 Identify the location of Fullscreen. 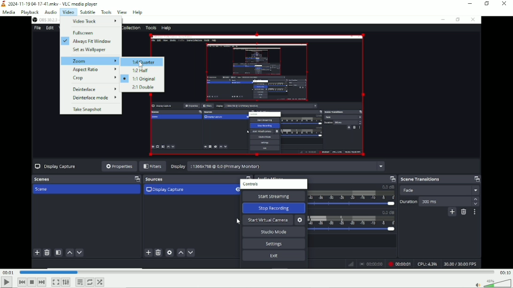
(90, 32).